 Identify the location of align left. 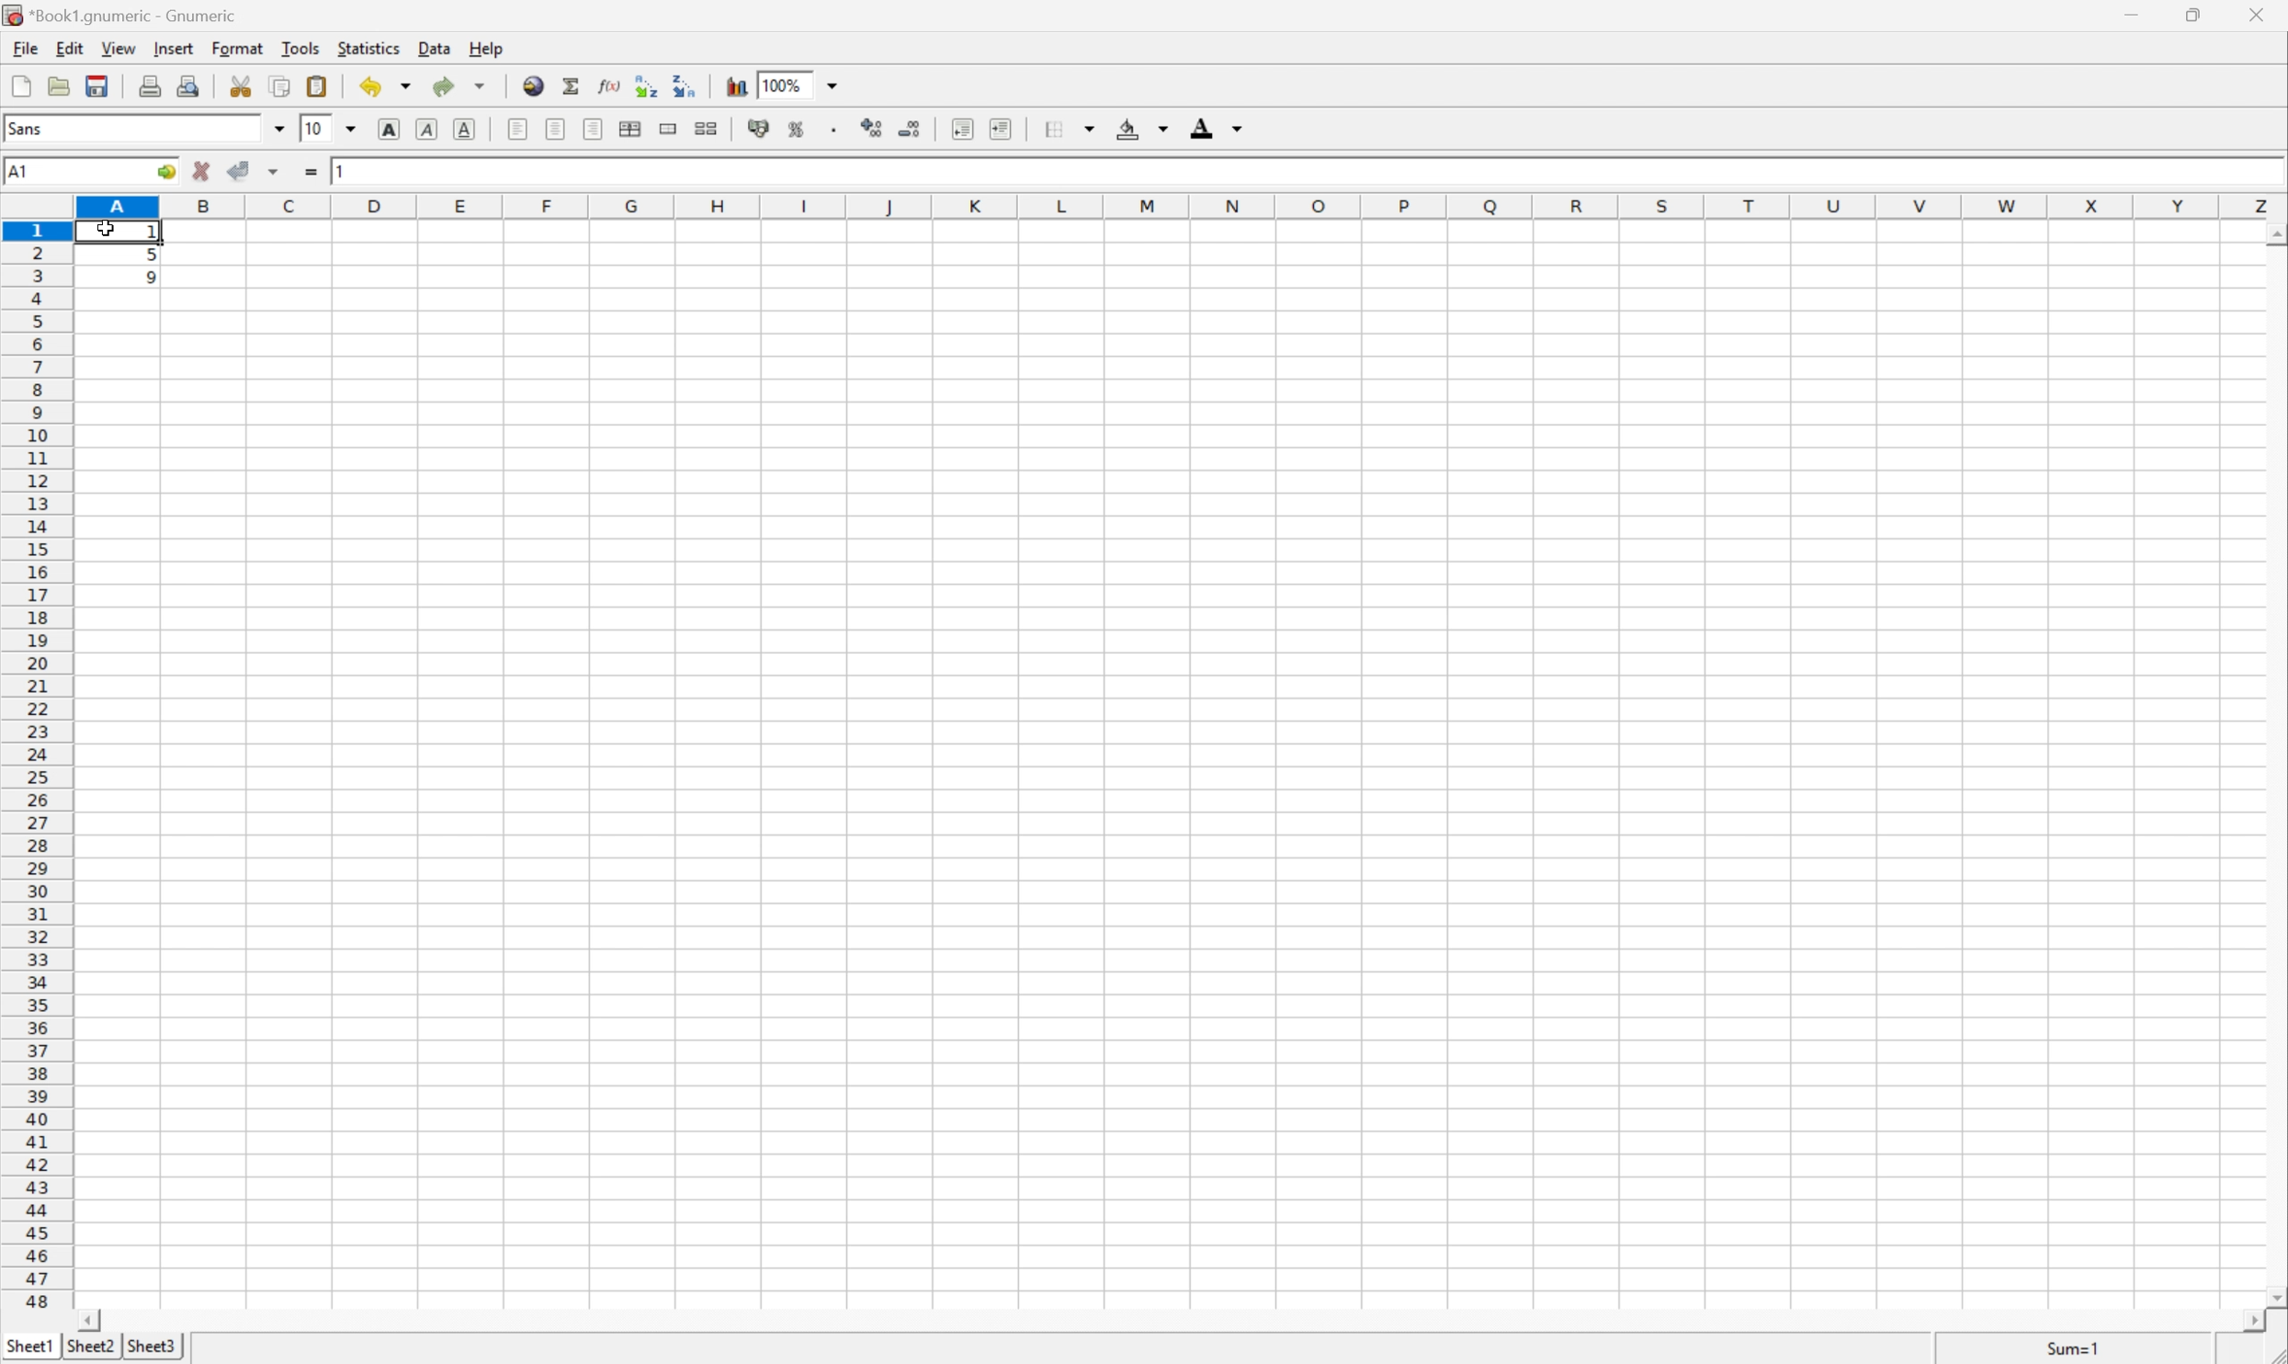
(519, 129).